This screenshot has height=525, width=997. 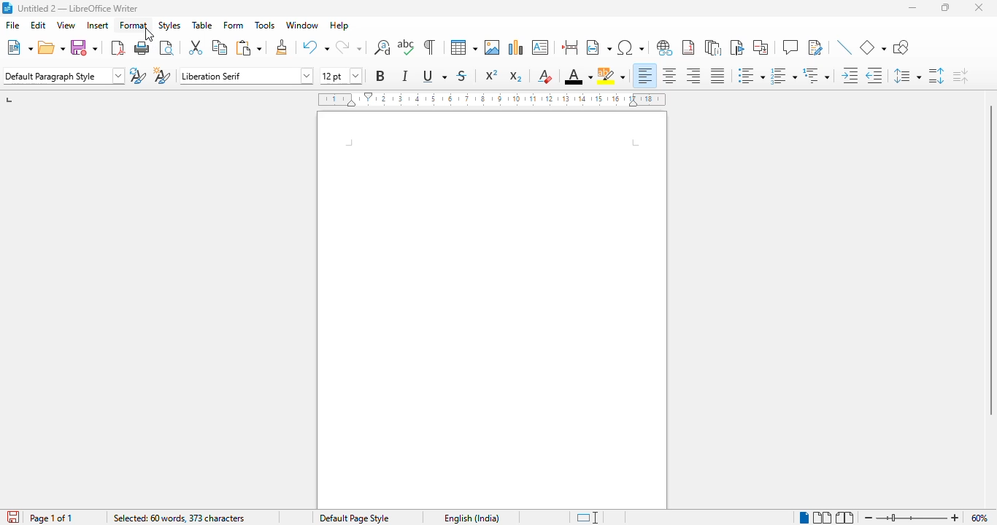 I want to click on help, so click(x=339, y=26).